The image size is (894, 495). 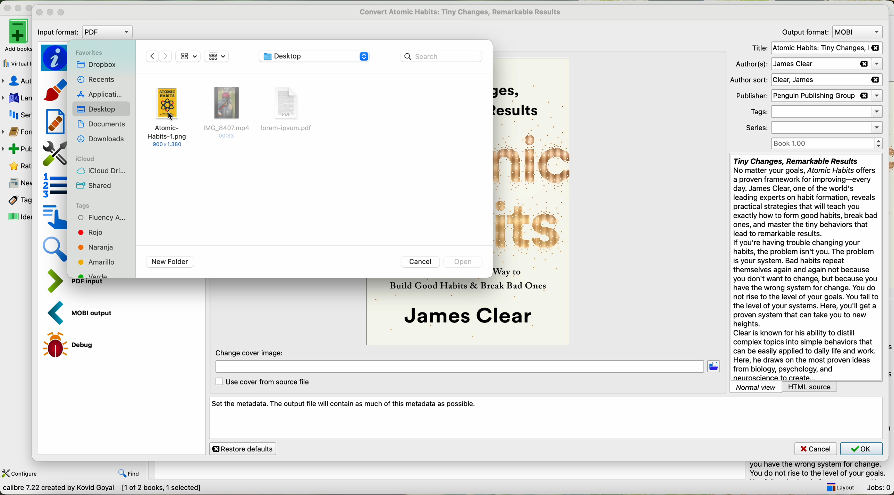 What do you see at coordinates (227, 112) in the screenshot?
I see `disable file` at bounding box center [227, 112].